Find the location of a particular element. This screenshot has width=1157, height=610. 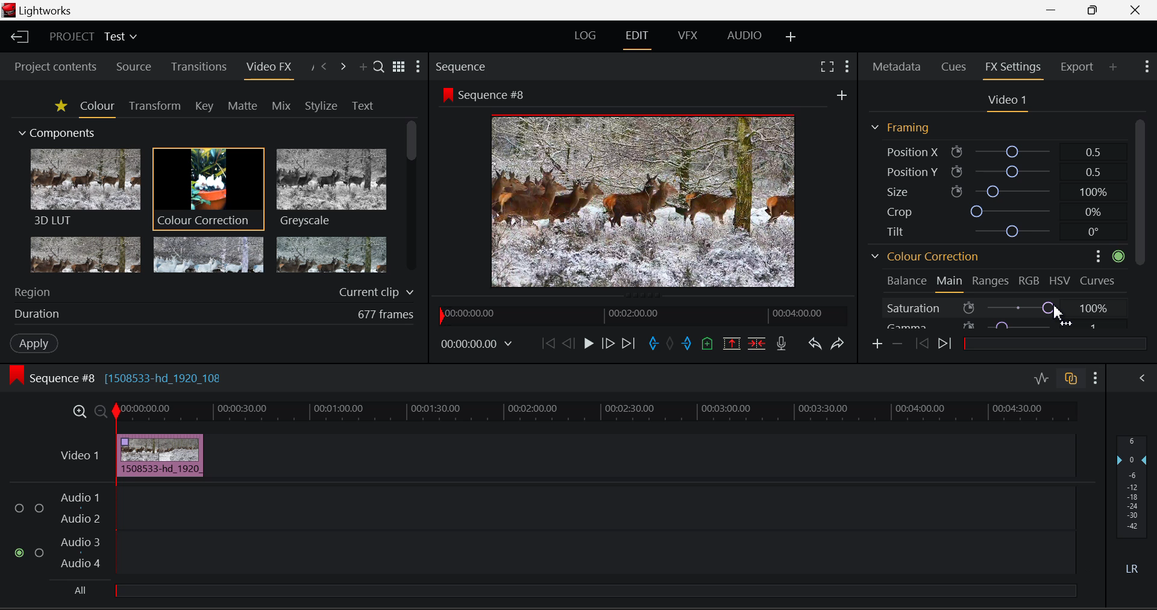

Greyscale is located at coordinates (330, 189).